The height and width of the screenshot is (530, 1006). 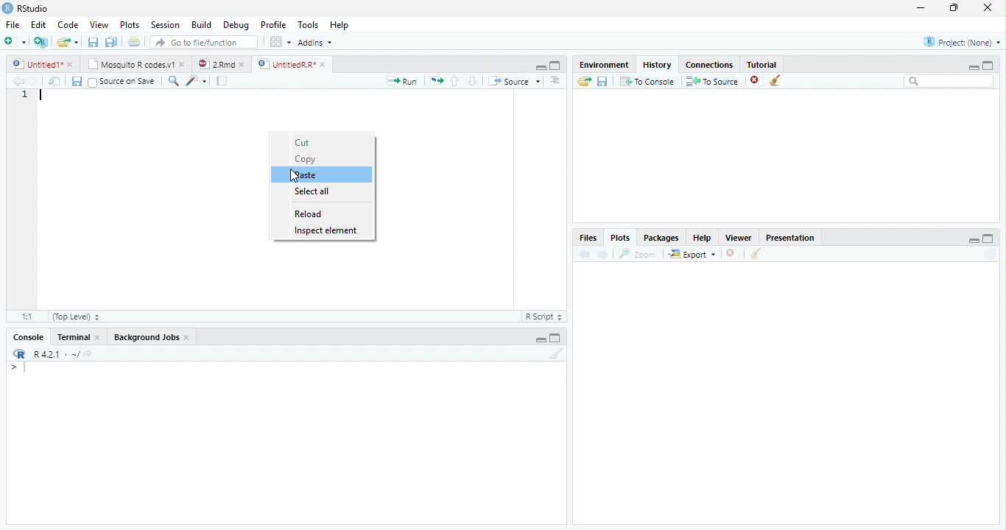 What do you see at coordinates (555, 82) in the screenshot?
I see `Document outline` at bounding box center [555, 82].